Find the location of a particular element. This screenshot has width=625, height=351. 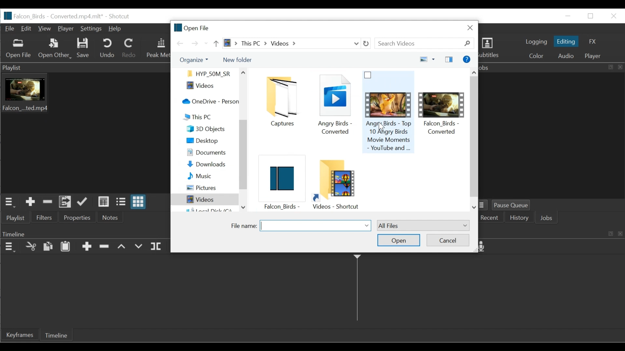

Videos is located at coordinates (206, 86).